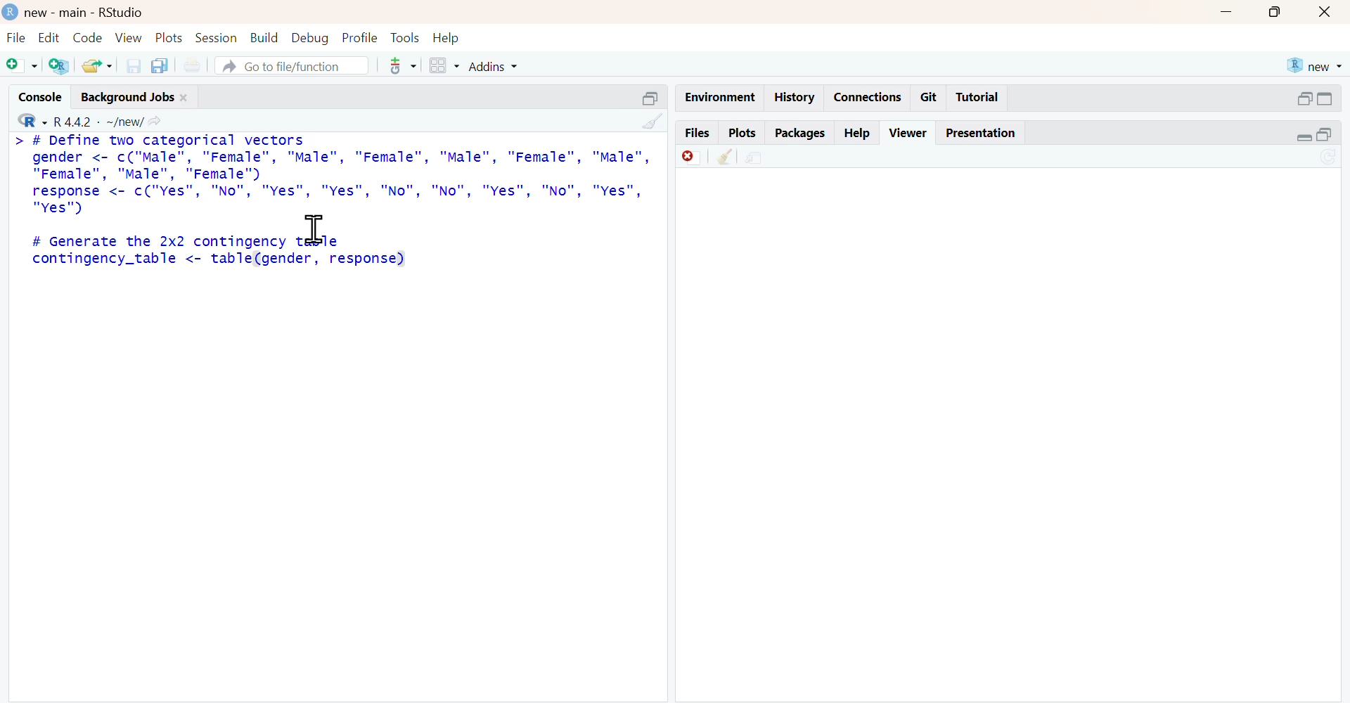  What do you see at coordinates (1325, 13) in the screenshot?
I see `close` at bounding box center [1325, 13].